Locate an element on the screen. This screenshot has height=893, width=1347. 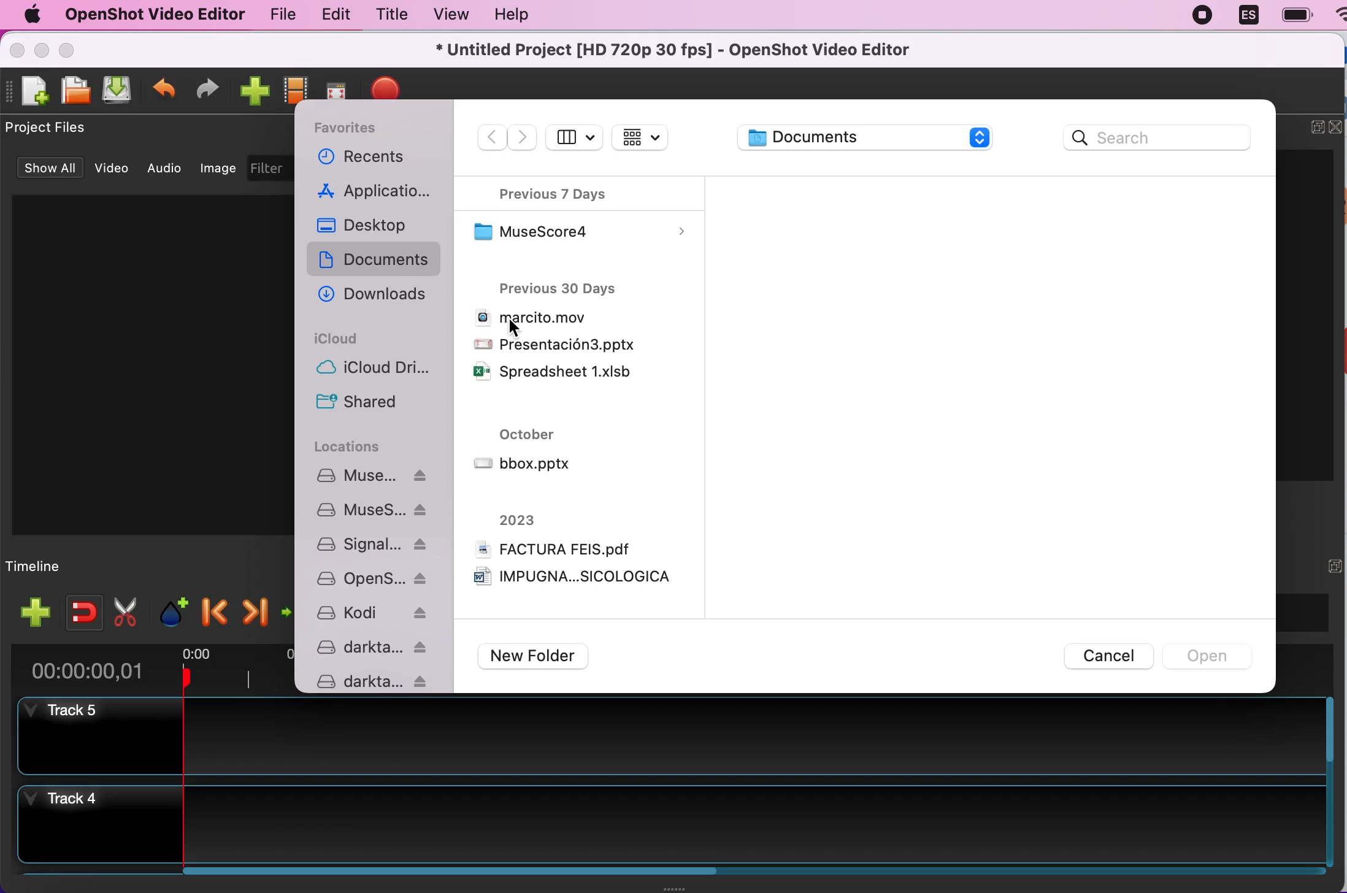
October is located at coordinates (526, 435).